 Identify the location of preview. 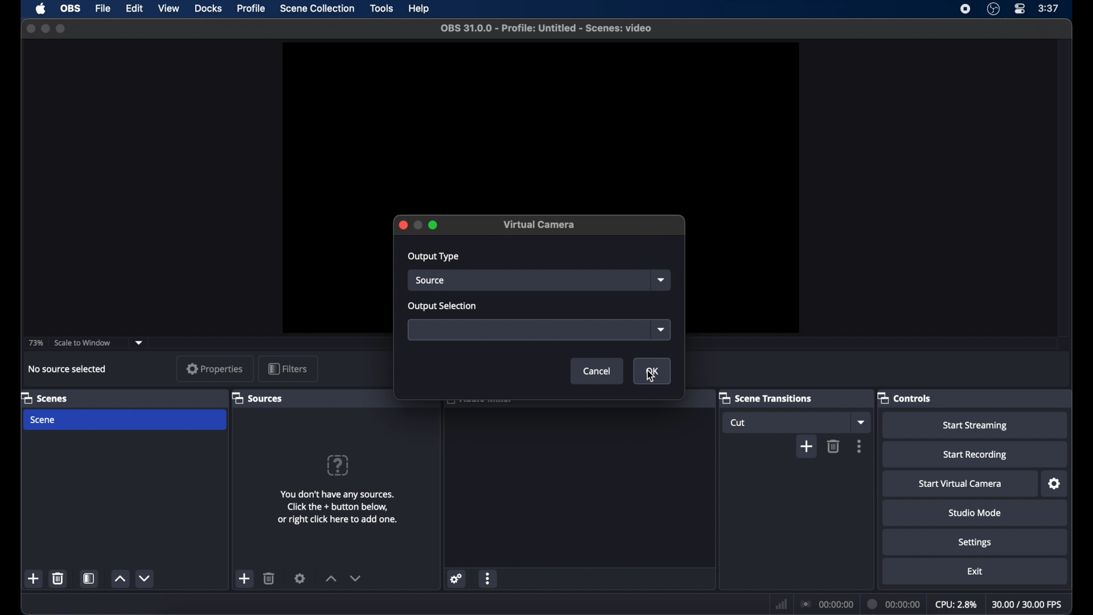
(540, 121).